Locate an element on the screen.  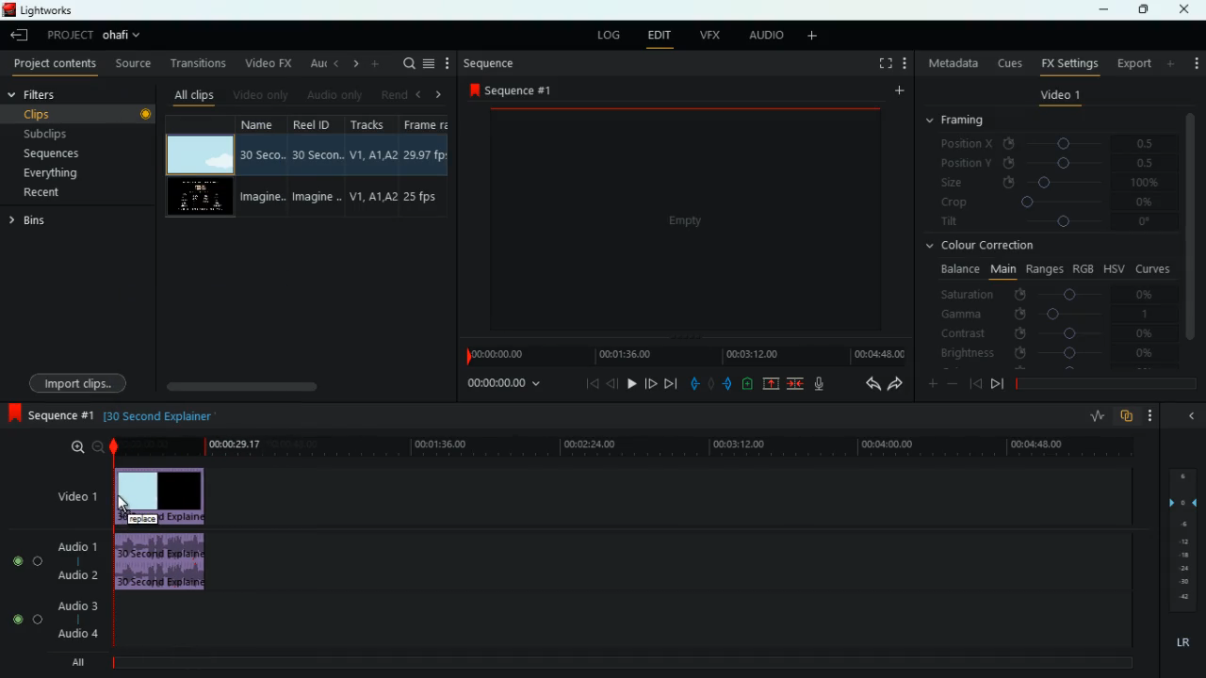
clips is located at coordinates (82, 114).